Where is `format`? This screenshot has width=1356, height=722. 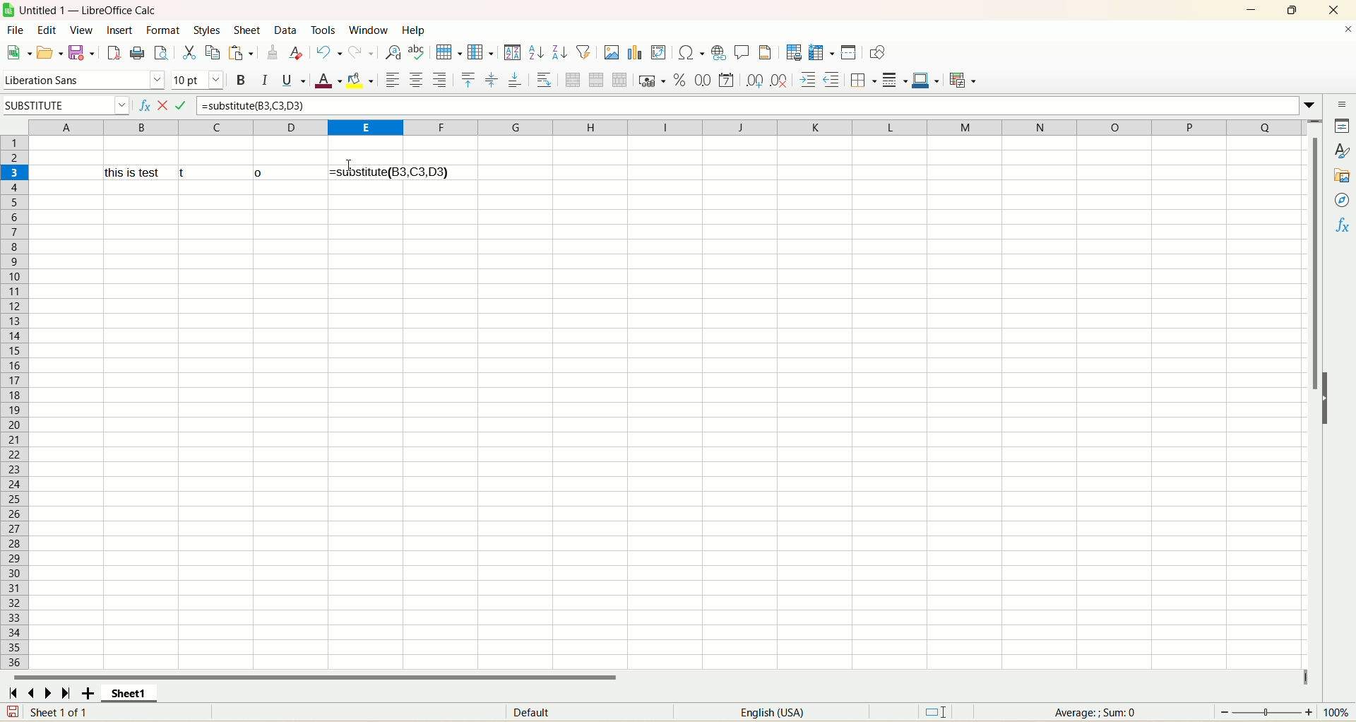
format is located at coordinates (162, 31).